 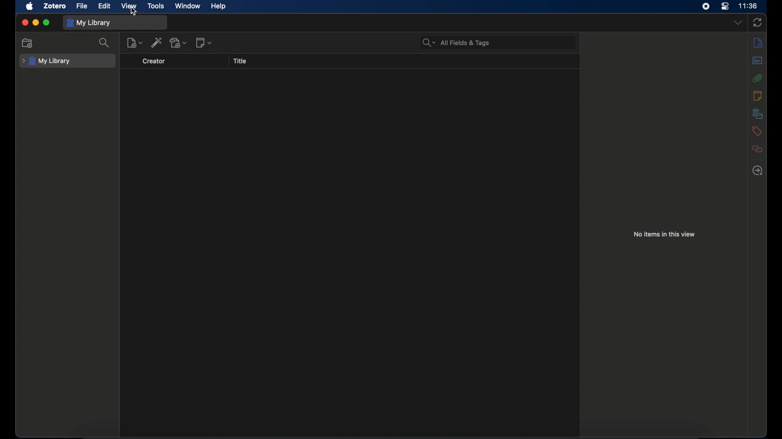 I want to click on info, so click(x=758, y=43).